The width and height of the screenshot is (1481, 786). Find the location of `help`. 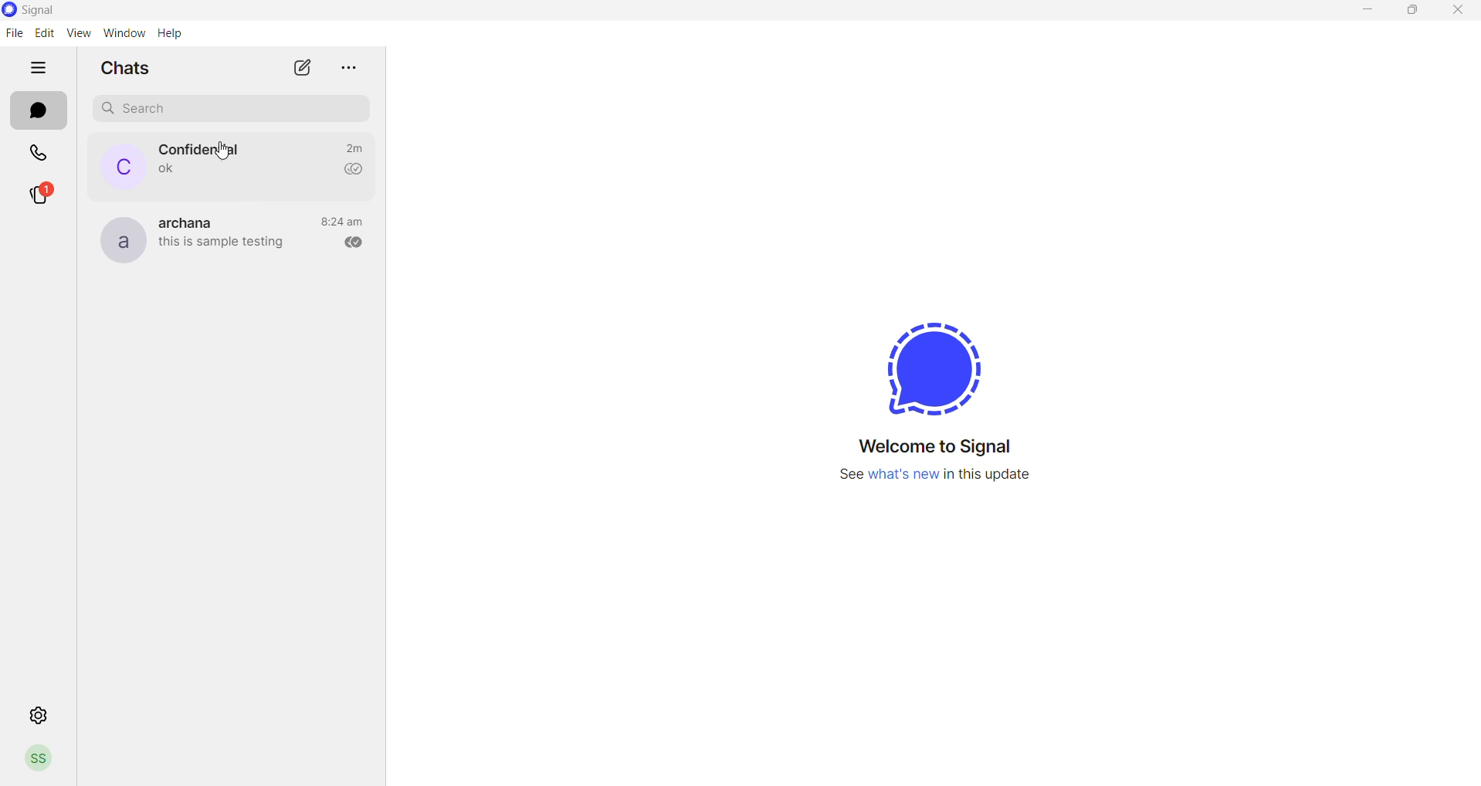

help is located at coordinates (168, 32).